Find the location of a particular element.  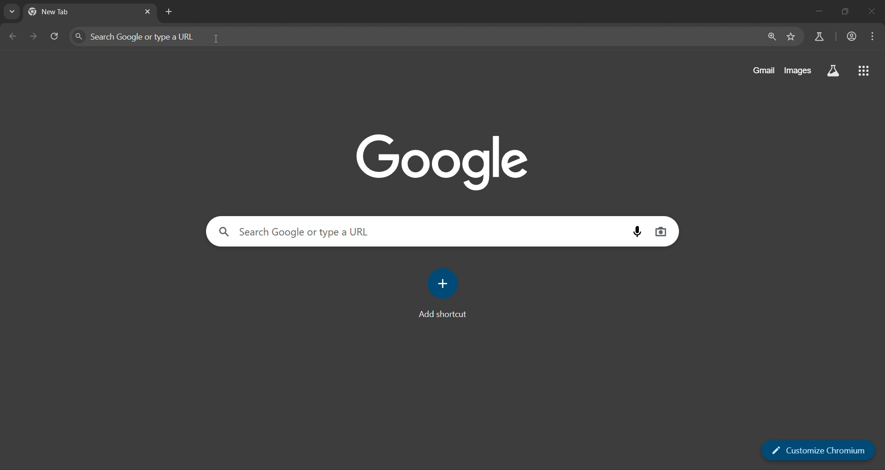

voice search is located at coordinates (636, 231).